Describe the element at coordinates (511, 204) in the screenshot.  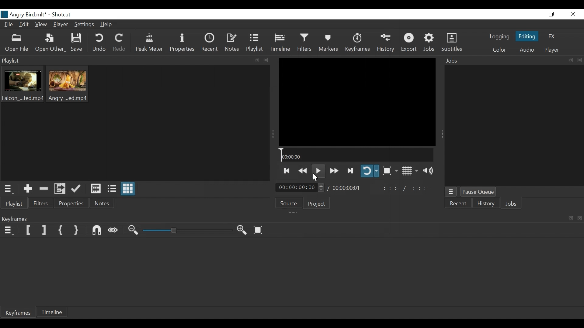
I see `Jobs` at that location.